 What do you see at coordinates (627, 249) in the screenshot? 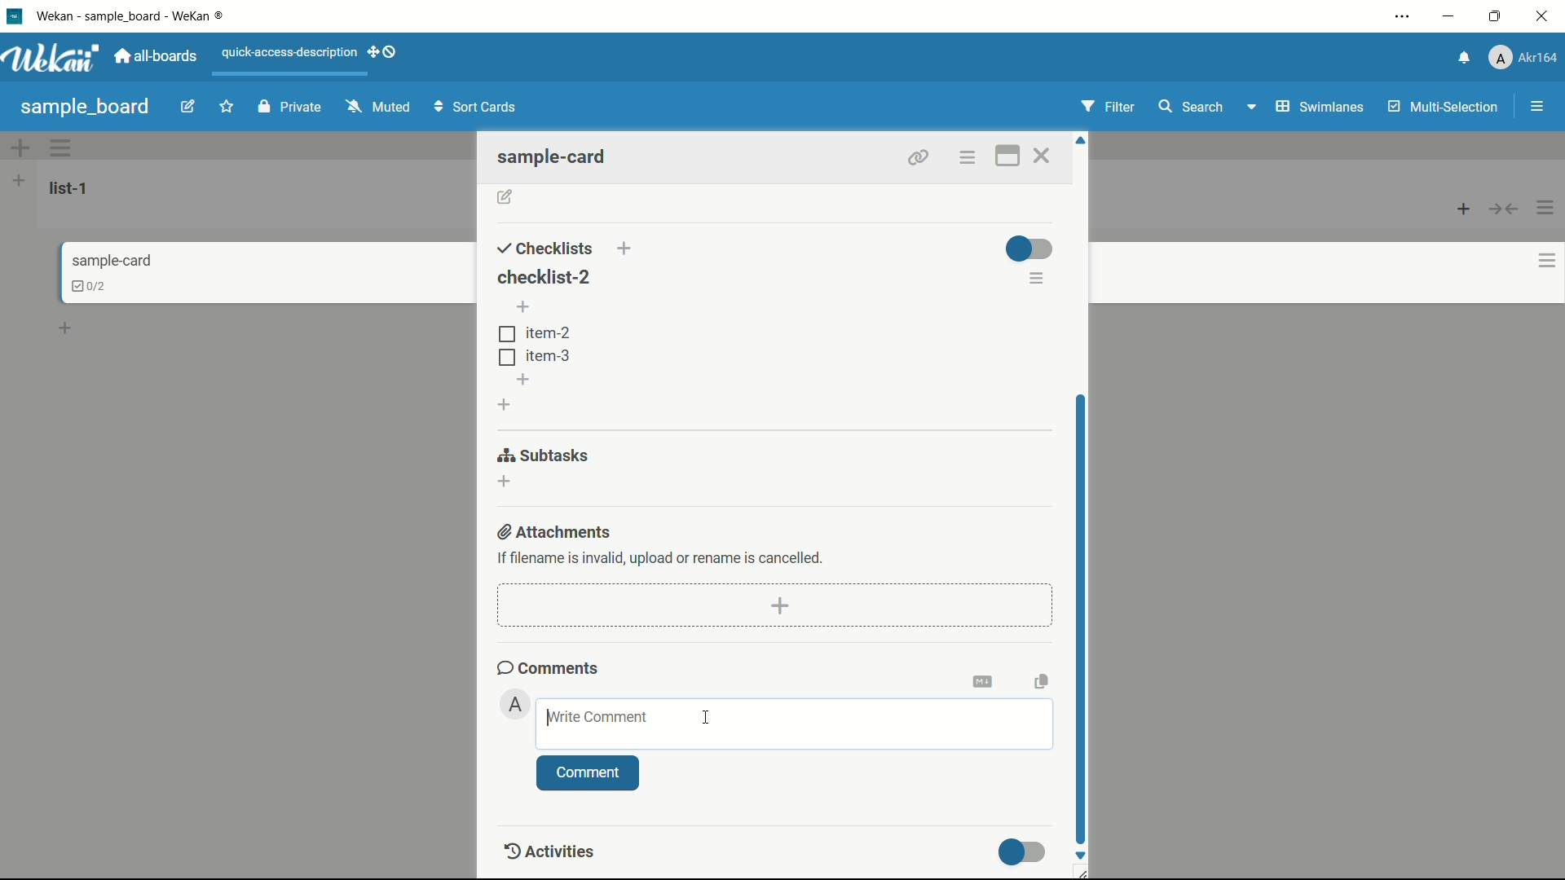
I see `add checklist` at bounding box center [627, 249].